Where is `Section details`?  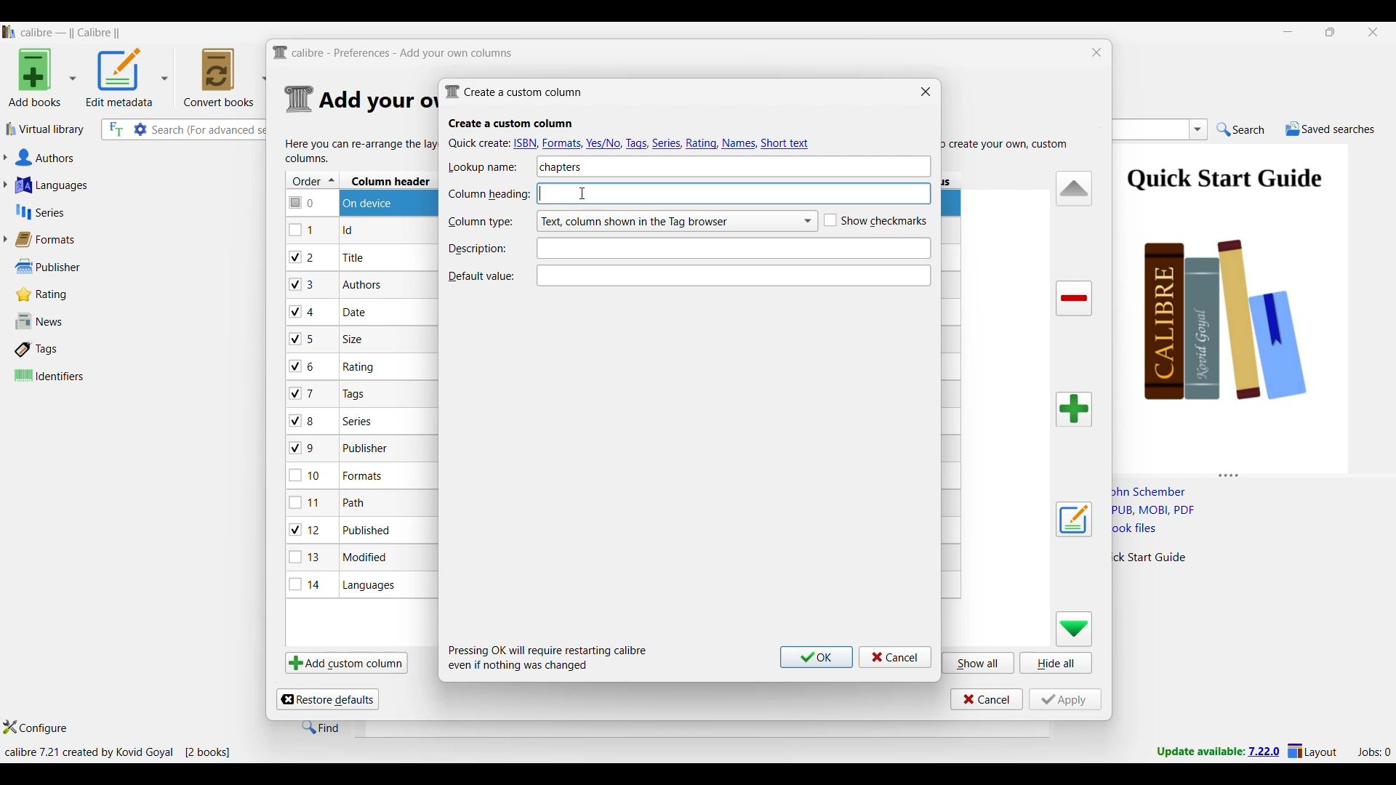 Section details is located at coordinates (376, 101).